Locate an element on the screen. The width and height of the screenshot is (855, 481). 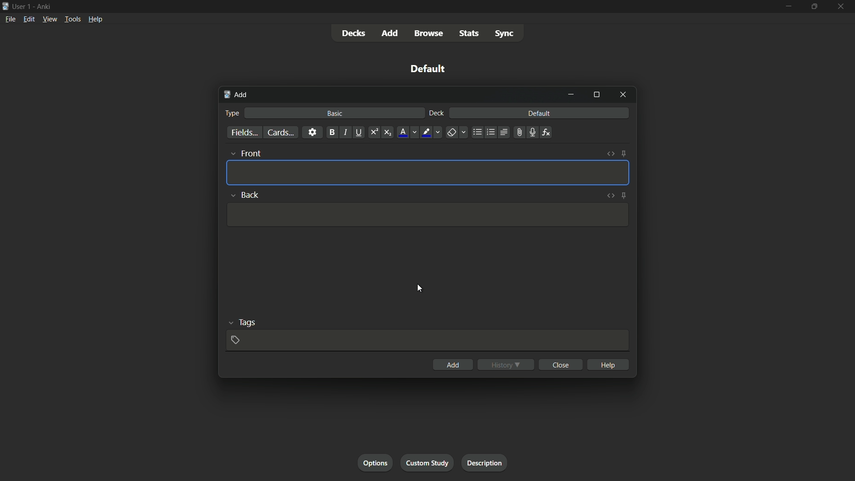
ordered list is located at coordinates (491, 133).